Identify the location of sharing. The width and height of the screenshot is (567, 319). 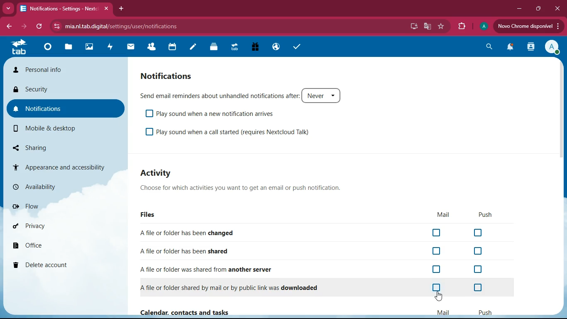
(58, 147).